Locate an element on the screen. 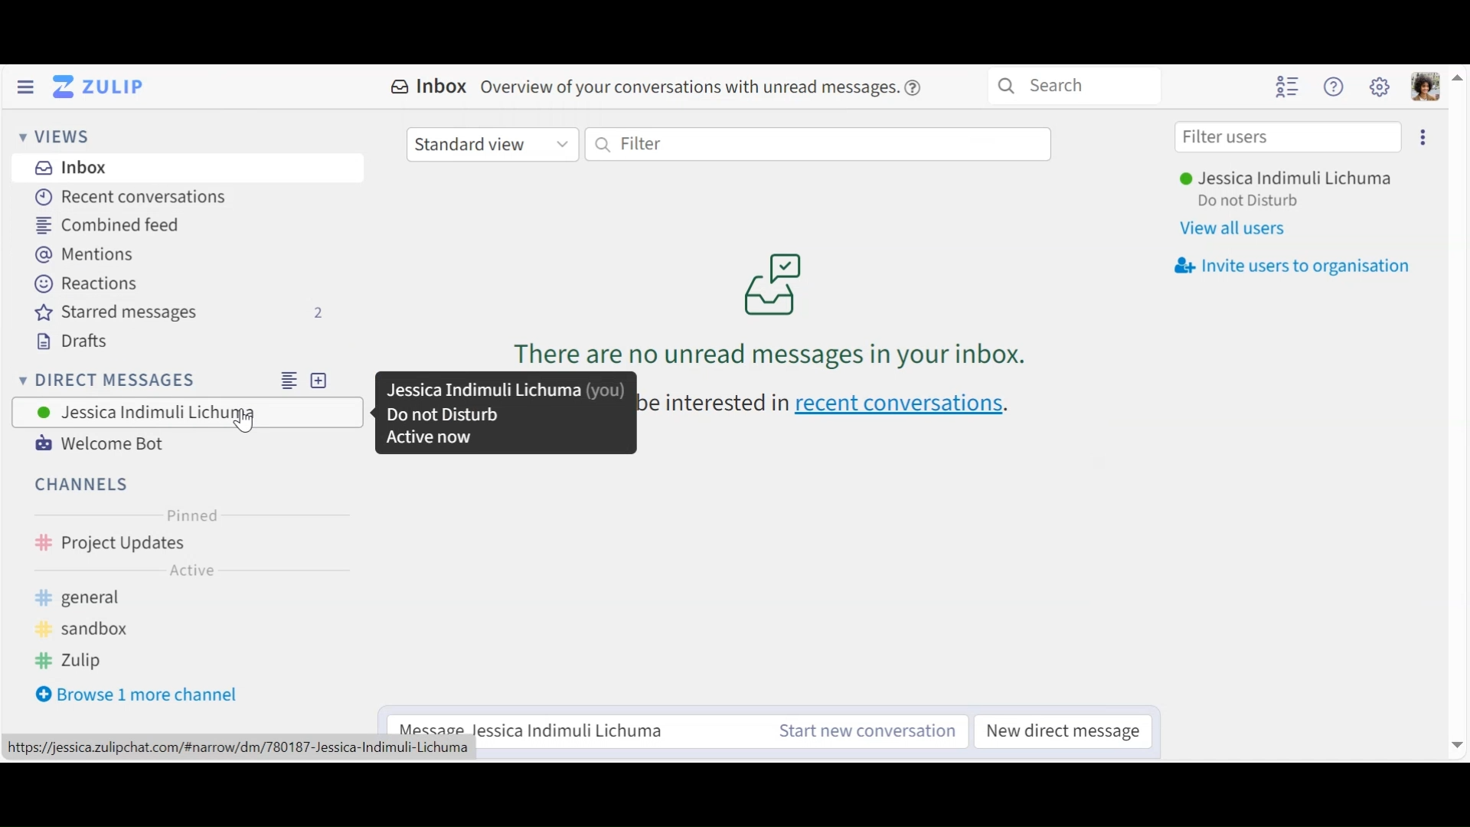 The height and width of the screenshot is (827, 1470). general is located at coordinates (139, 599).